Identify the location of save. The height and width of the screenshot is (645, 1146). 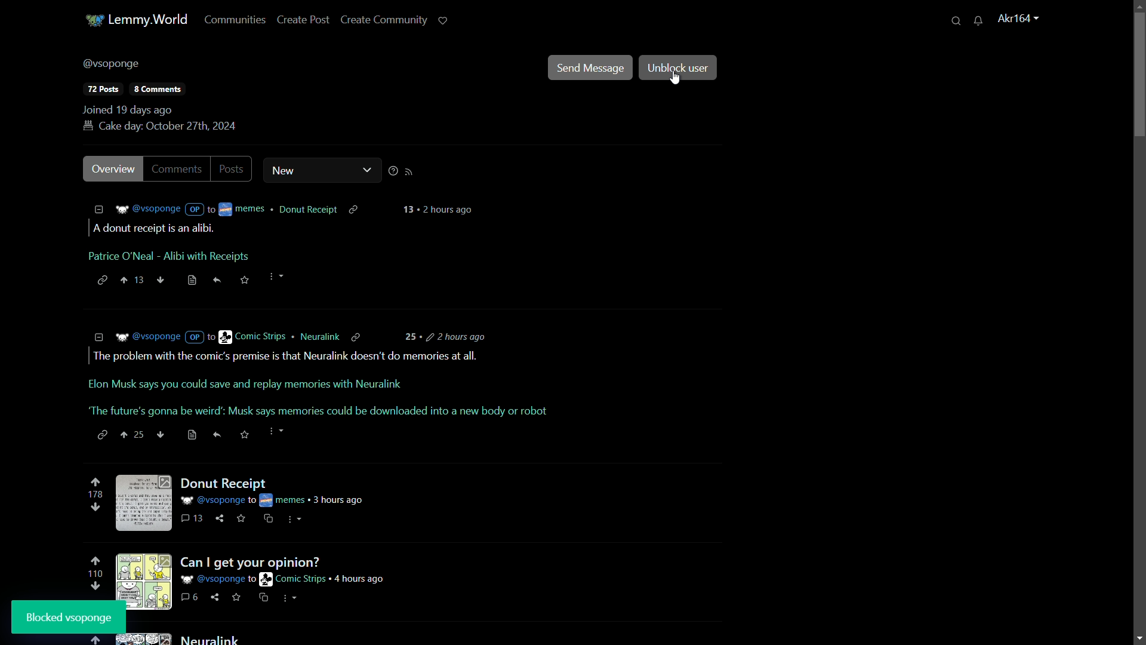
(190, 279).